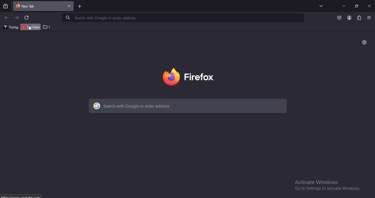 The width and height of the screenshot is (375, 198). I want to click on minimize, so click(344, 6).